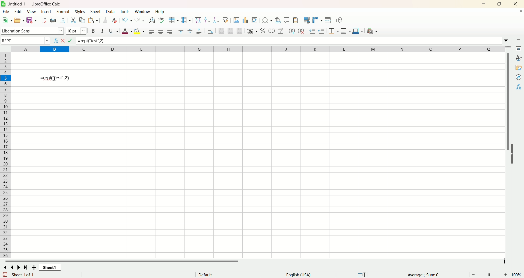 This screenshot has width=524, height=278. What do you see at coordinates (287, 20) in the screenshot?
I see `insert comment` at bounding box center [287, 20].